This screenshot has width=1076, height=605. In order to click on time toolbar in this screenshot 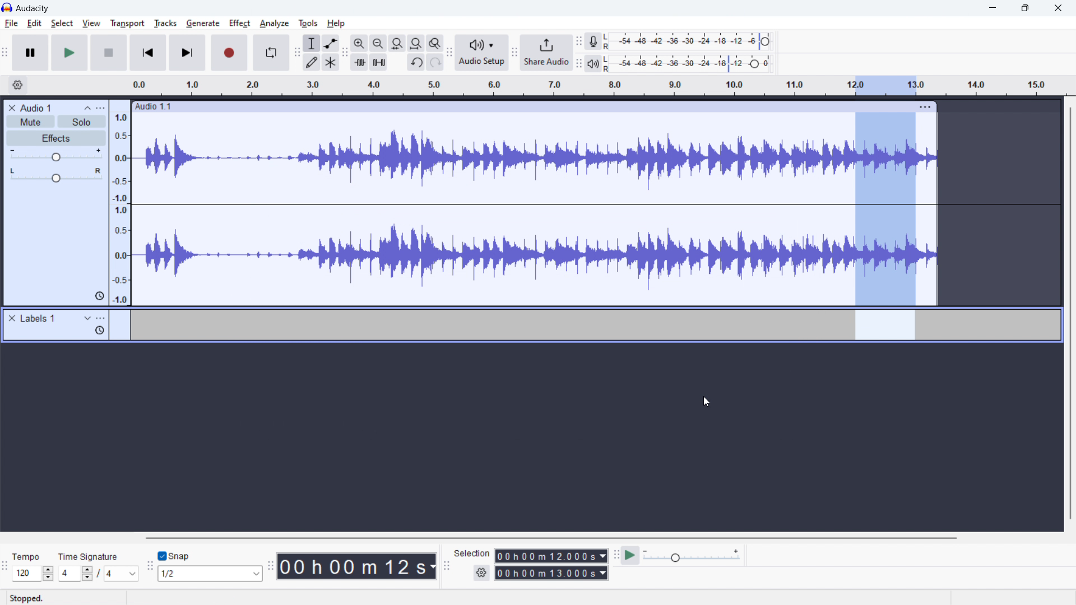, I will do `click(270, 567)`.